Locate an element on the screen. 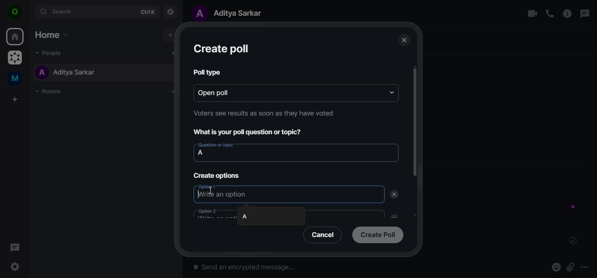 The height and width of the screenshot is (278, 597). more options is located at coordinates (587, 267).